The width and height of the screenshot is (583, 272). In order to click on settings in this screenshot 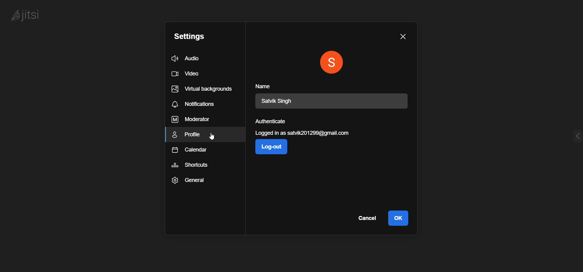, I will do `click(193, 37)`.